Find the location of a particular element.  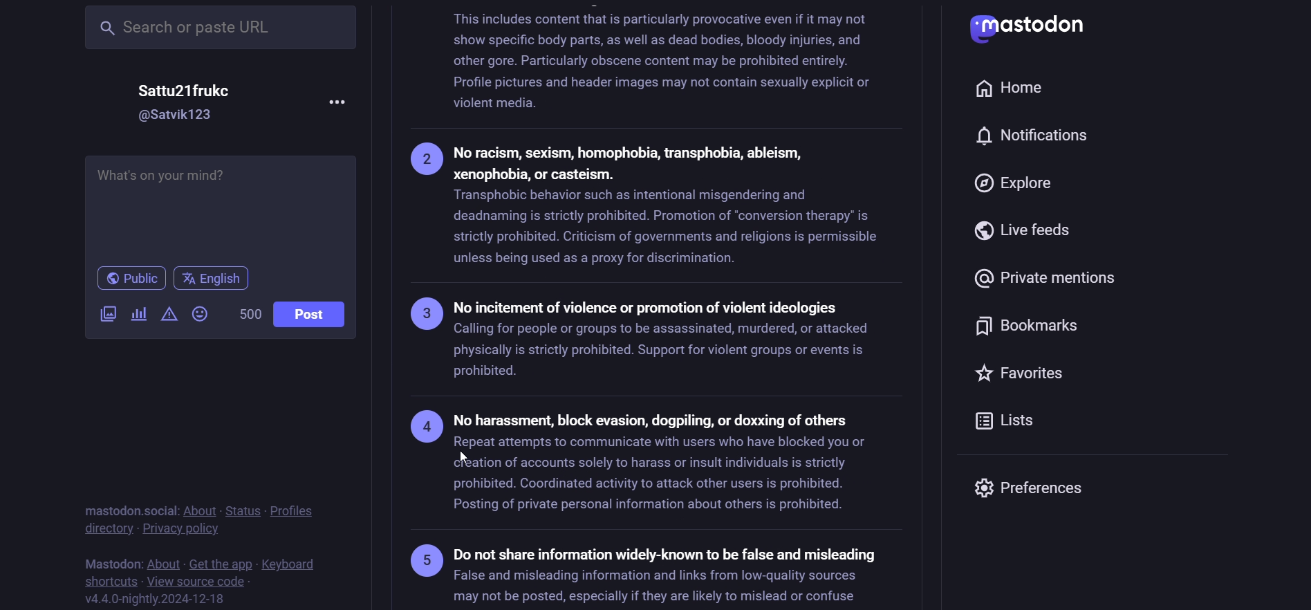

search is located at coordinates (222, 26).